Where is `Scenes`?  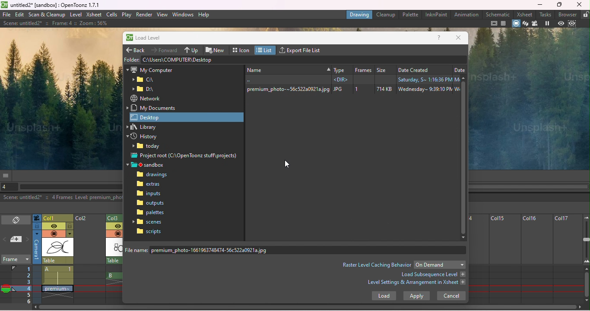 Scenes is located at coordinates (149, 221).